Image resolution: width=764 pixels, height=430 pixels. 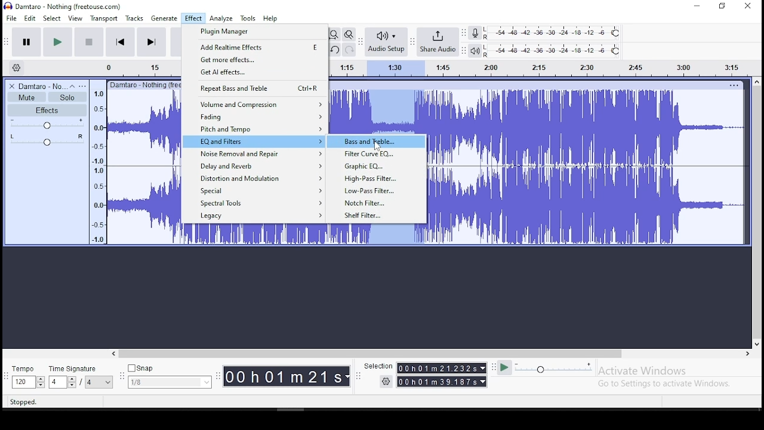 I want to click on shelf filter, so click(x=377, y=216).